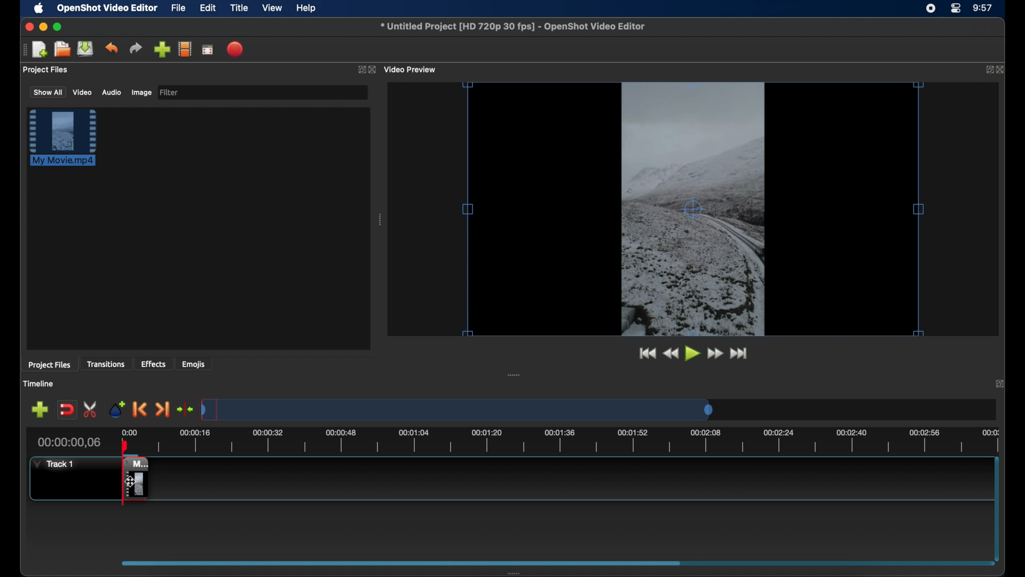 The image size is (1025, 577). Describe the element at coordinates (69, 442) in the screenshot. I see `current time indicator` at that location.